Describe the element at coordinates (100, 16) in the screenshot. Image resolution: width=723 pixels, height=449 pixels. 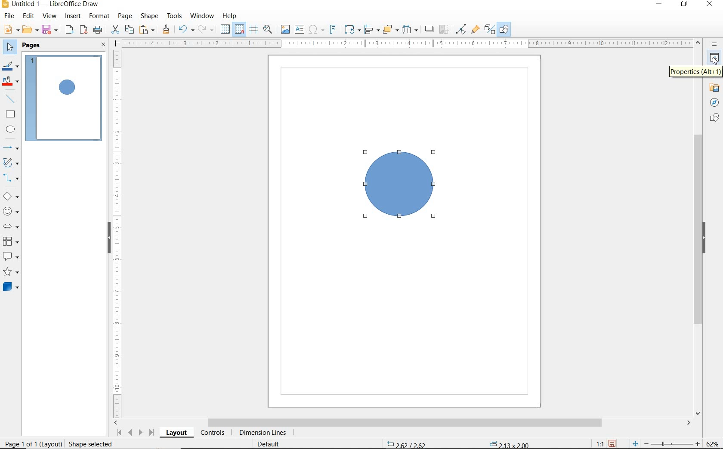
I see `FORMAT` at that location.